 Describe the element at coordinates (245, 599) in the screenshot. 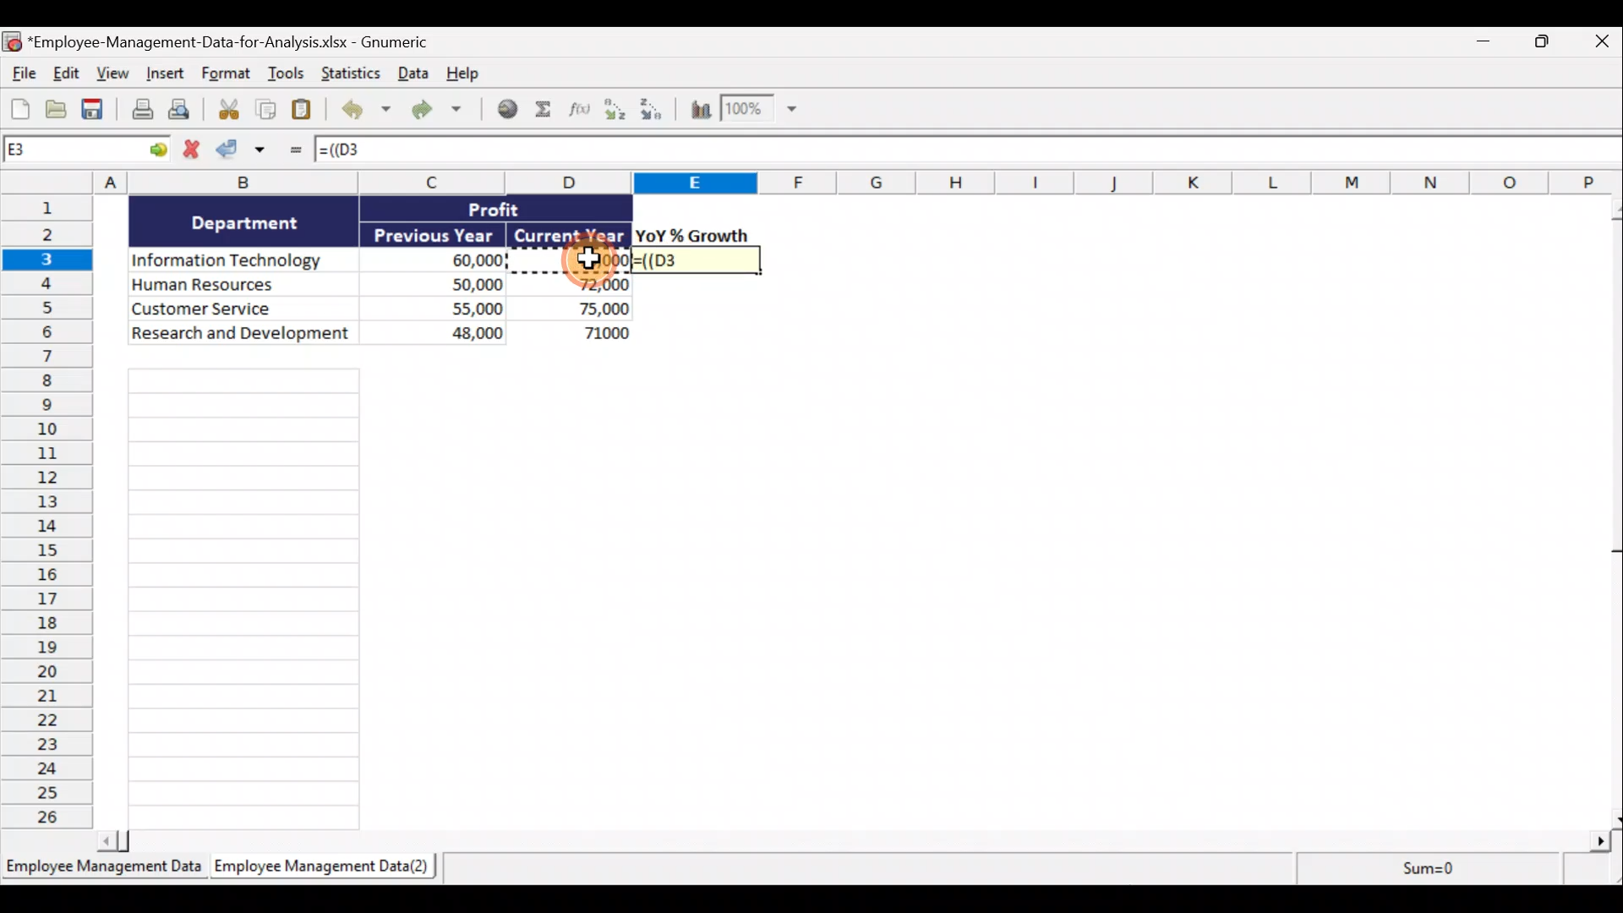

I see `Cells` at that location.